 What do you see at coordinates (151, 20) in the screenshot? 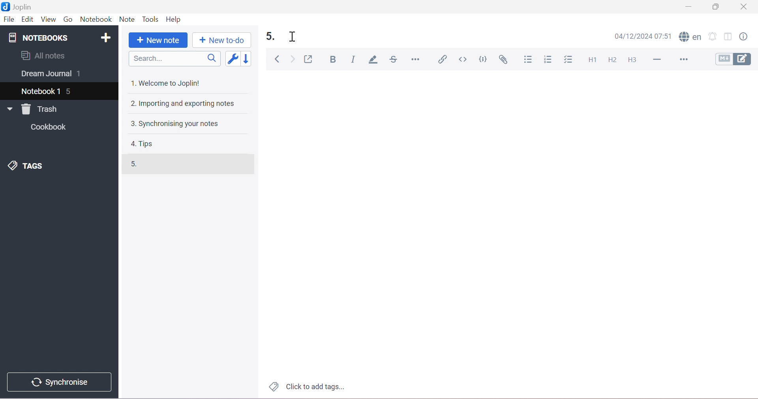
I see `Tools` at bounding box center [151, 20].